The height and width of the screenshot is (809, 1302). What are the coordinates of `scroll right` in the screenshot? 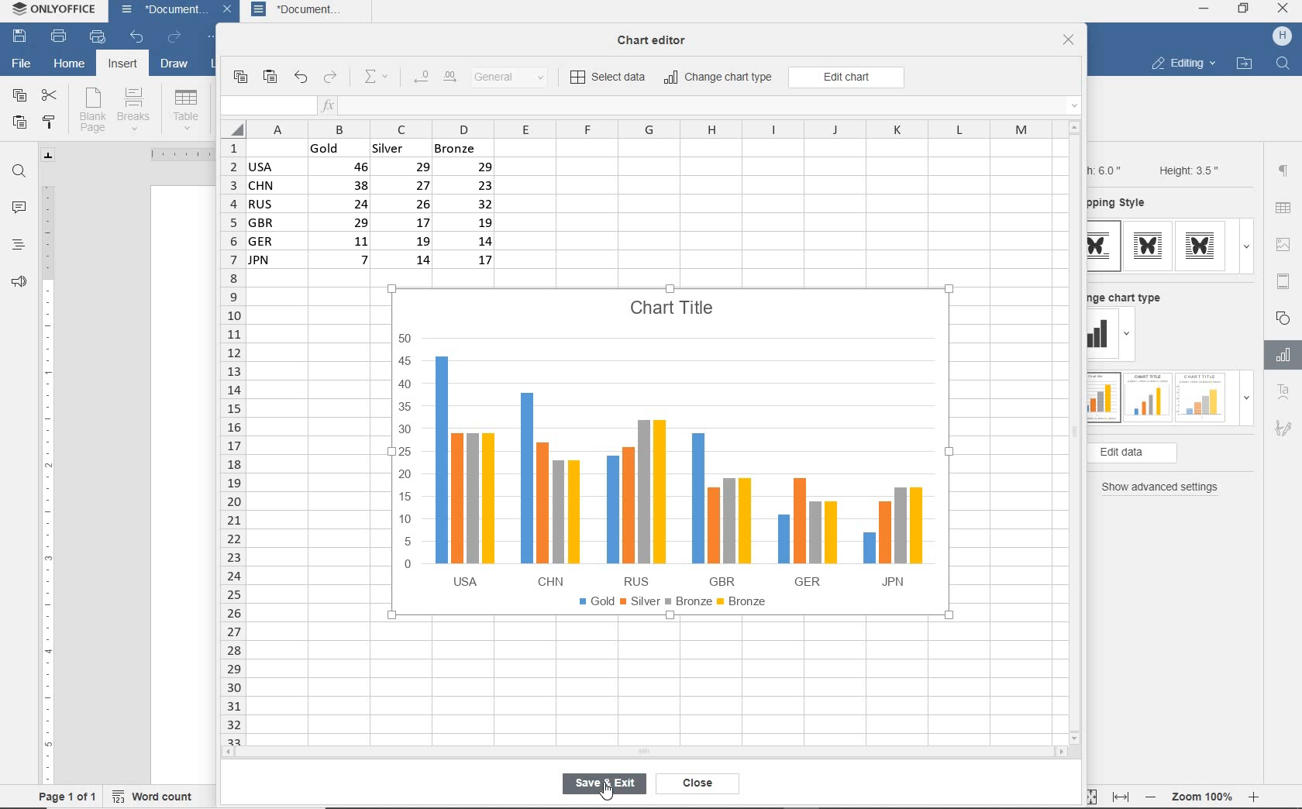 It's located at (1064, 752).